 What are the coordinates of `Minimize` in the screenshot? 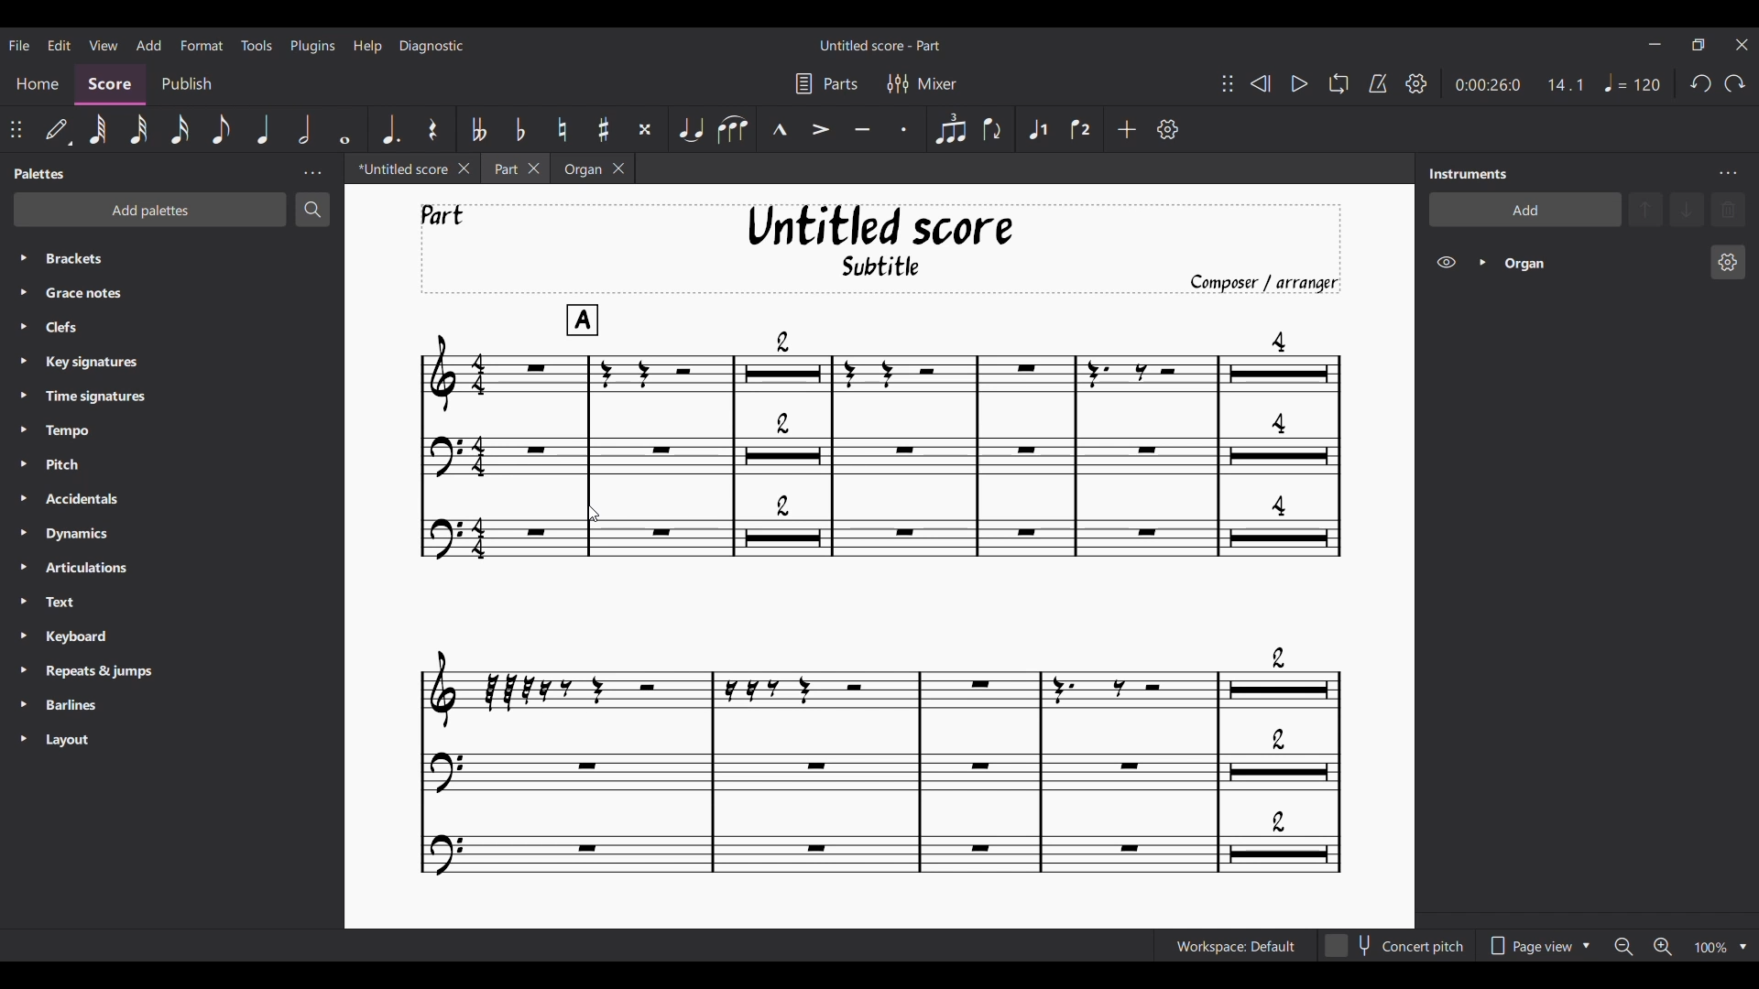 It's located at (1655, 43).